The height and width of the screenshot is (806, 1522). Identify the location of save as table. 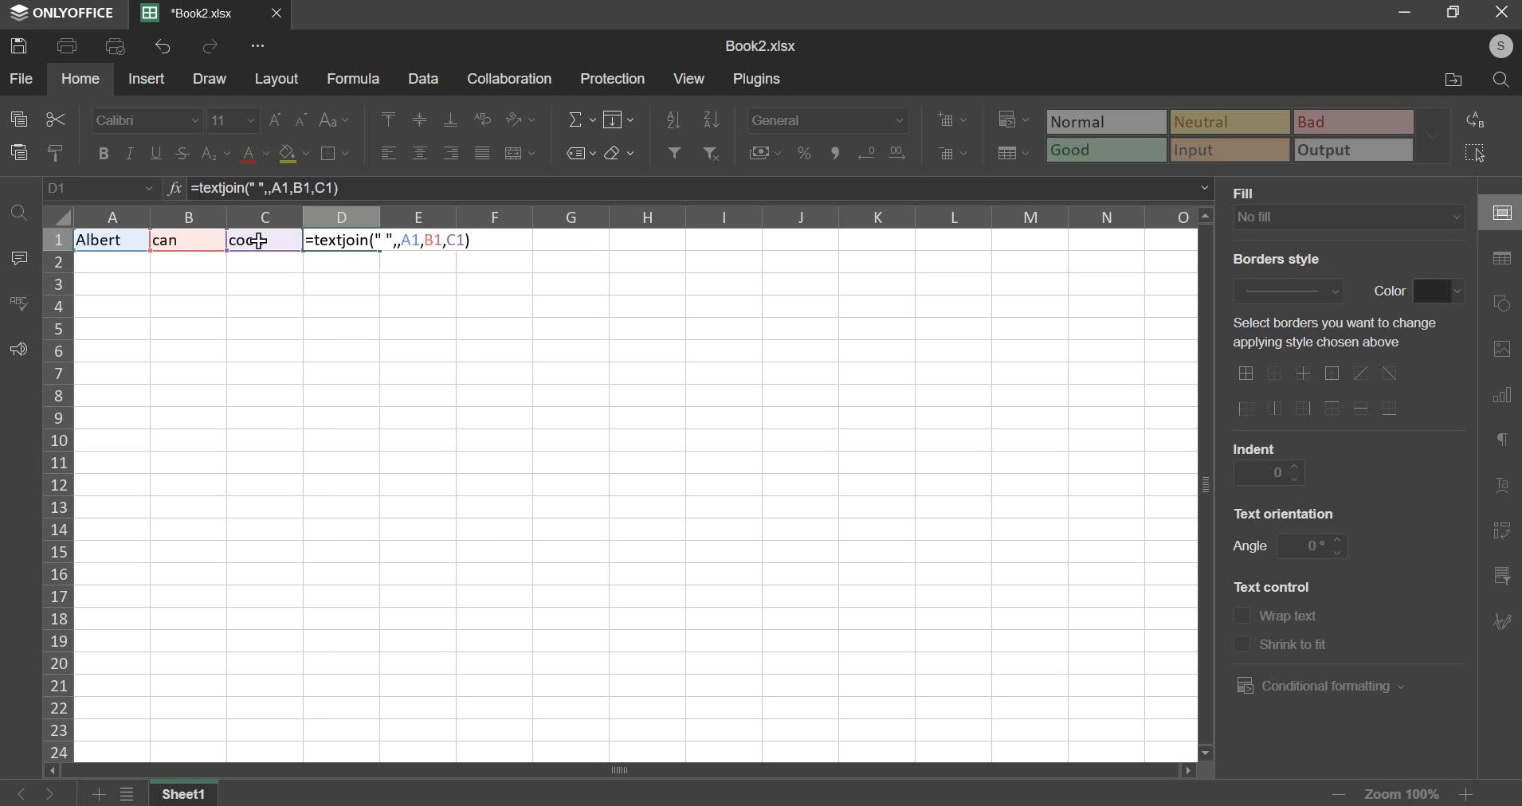
(1014, 154).